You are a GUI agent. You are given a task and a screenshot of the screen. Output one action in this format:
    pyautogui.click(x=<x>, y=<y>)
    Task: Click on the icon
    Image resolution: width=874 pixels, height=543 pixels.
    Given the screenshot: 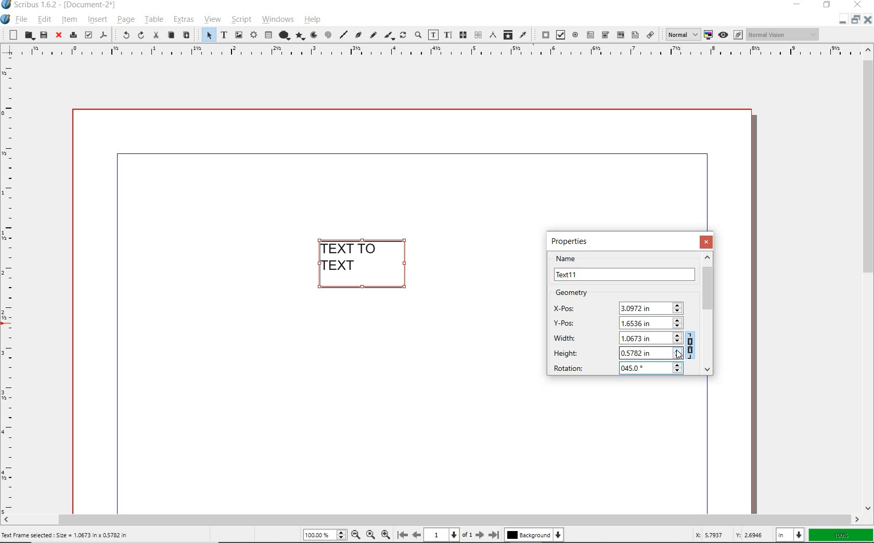 What is the action you would take?
    pyautogui.click(x=7, y=5)
    